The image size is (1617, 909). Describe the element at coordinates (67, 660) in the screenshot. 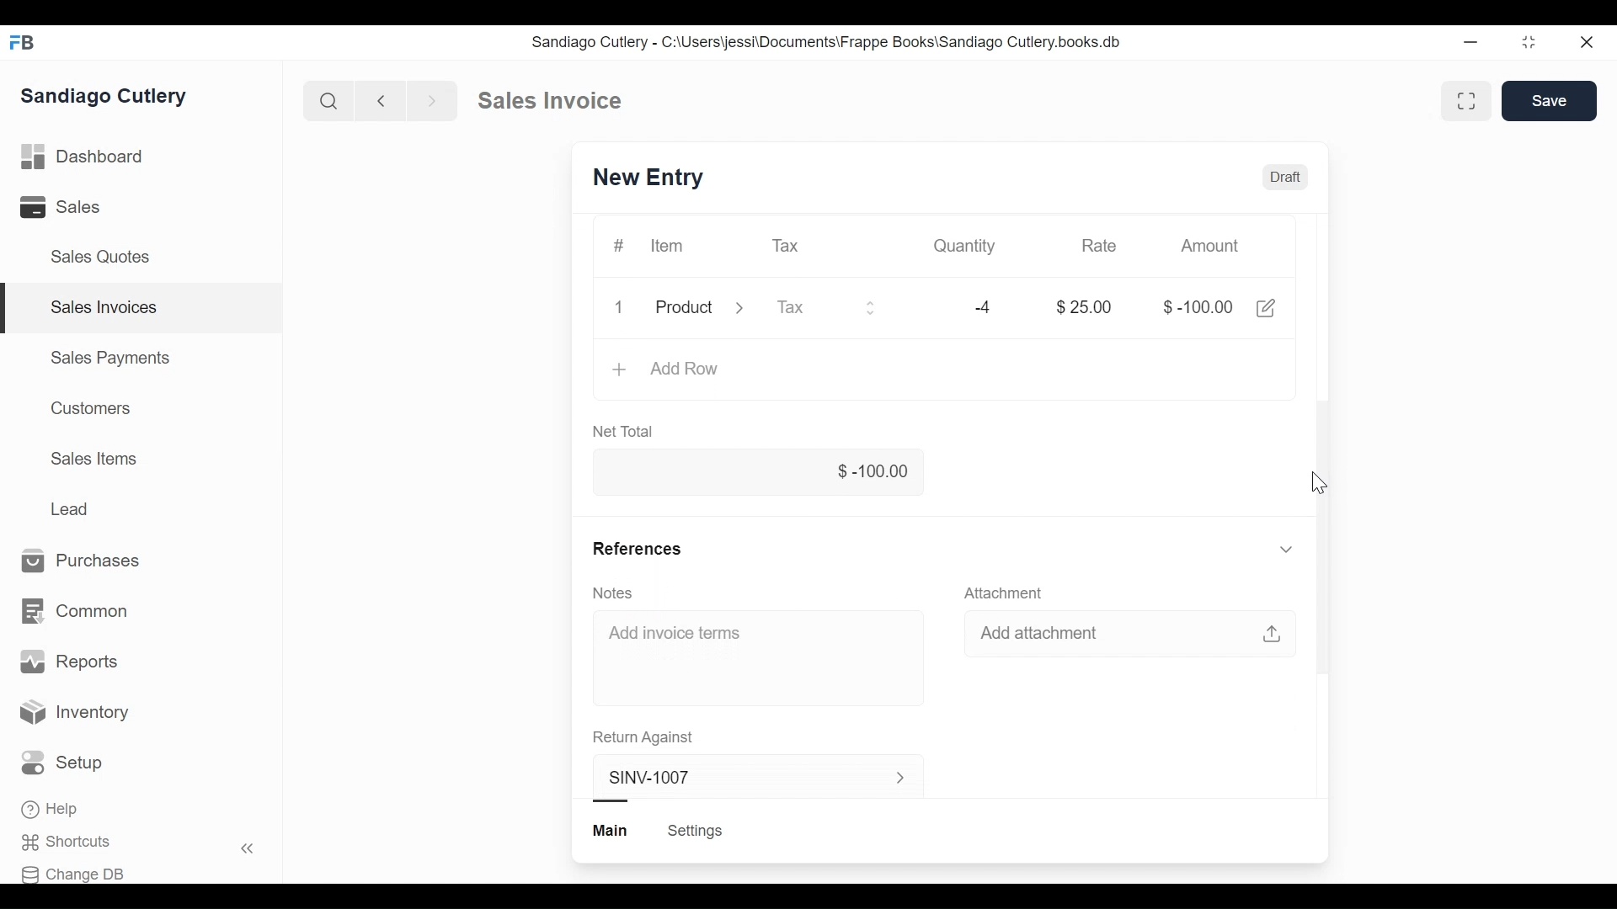

I see `Reports` at that location.